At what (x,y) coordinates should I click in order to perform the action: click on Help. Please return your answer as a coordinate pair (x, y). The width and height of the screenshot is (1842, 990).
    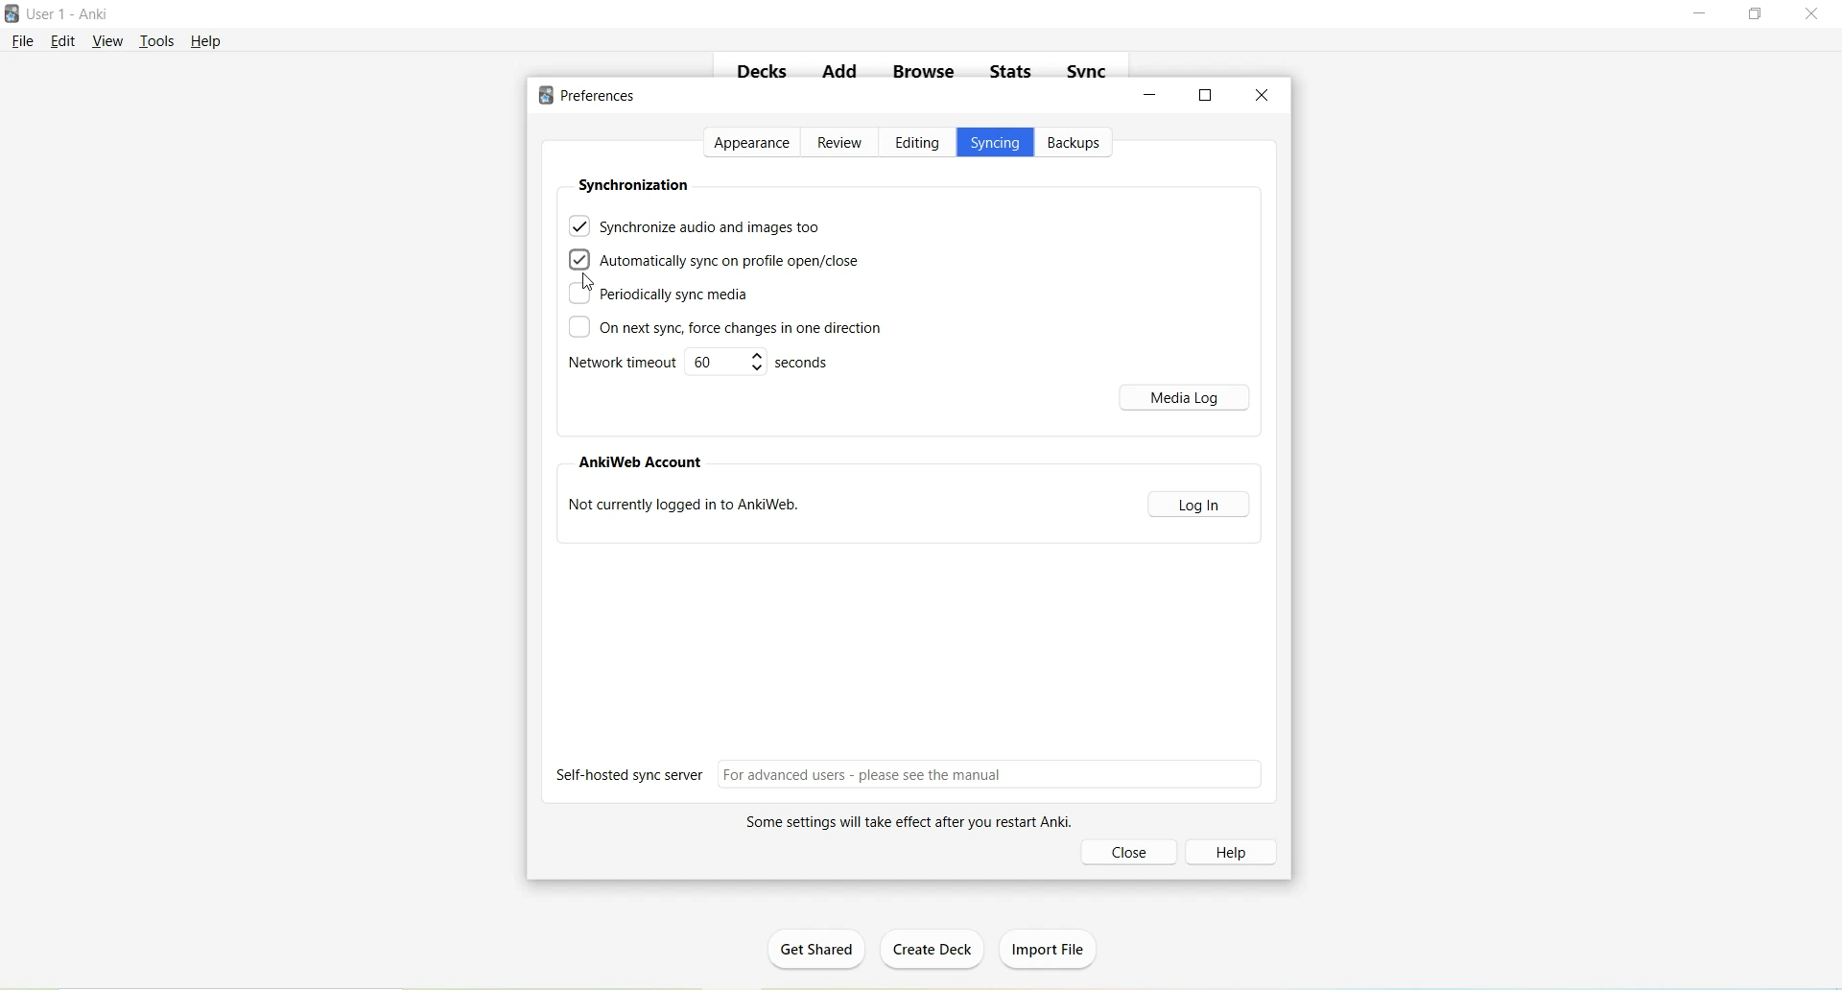
    Looking at the image, I should click on (1238, 851).